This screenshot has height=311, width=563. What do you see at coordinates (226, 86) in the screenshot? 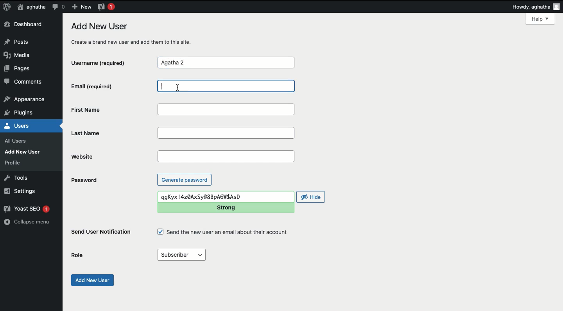
I see `Email` at bounding box center [226, 86].